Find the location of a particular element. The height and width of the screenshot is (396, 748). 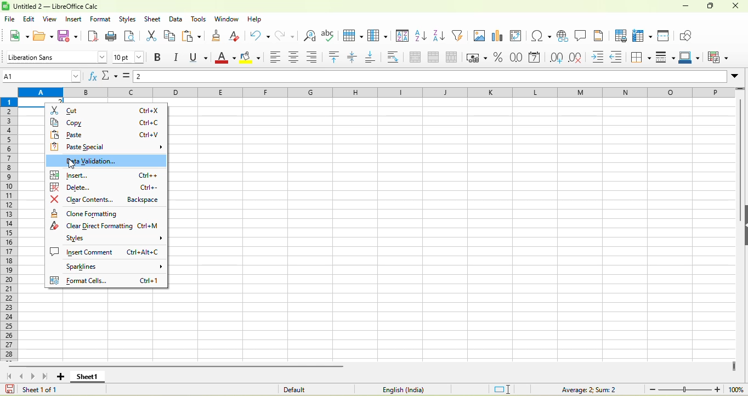

border style is located at coordinates (667, 58).